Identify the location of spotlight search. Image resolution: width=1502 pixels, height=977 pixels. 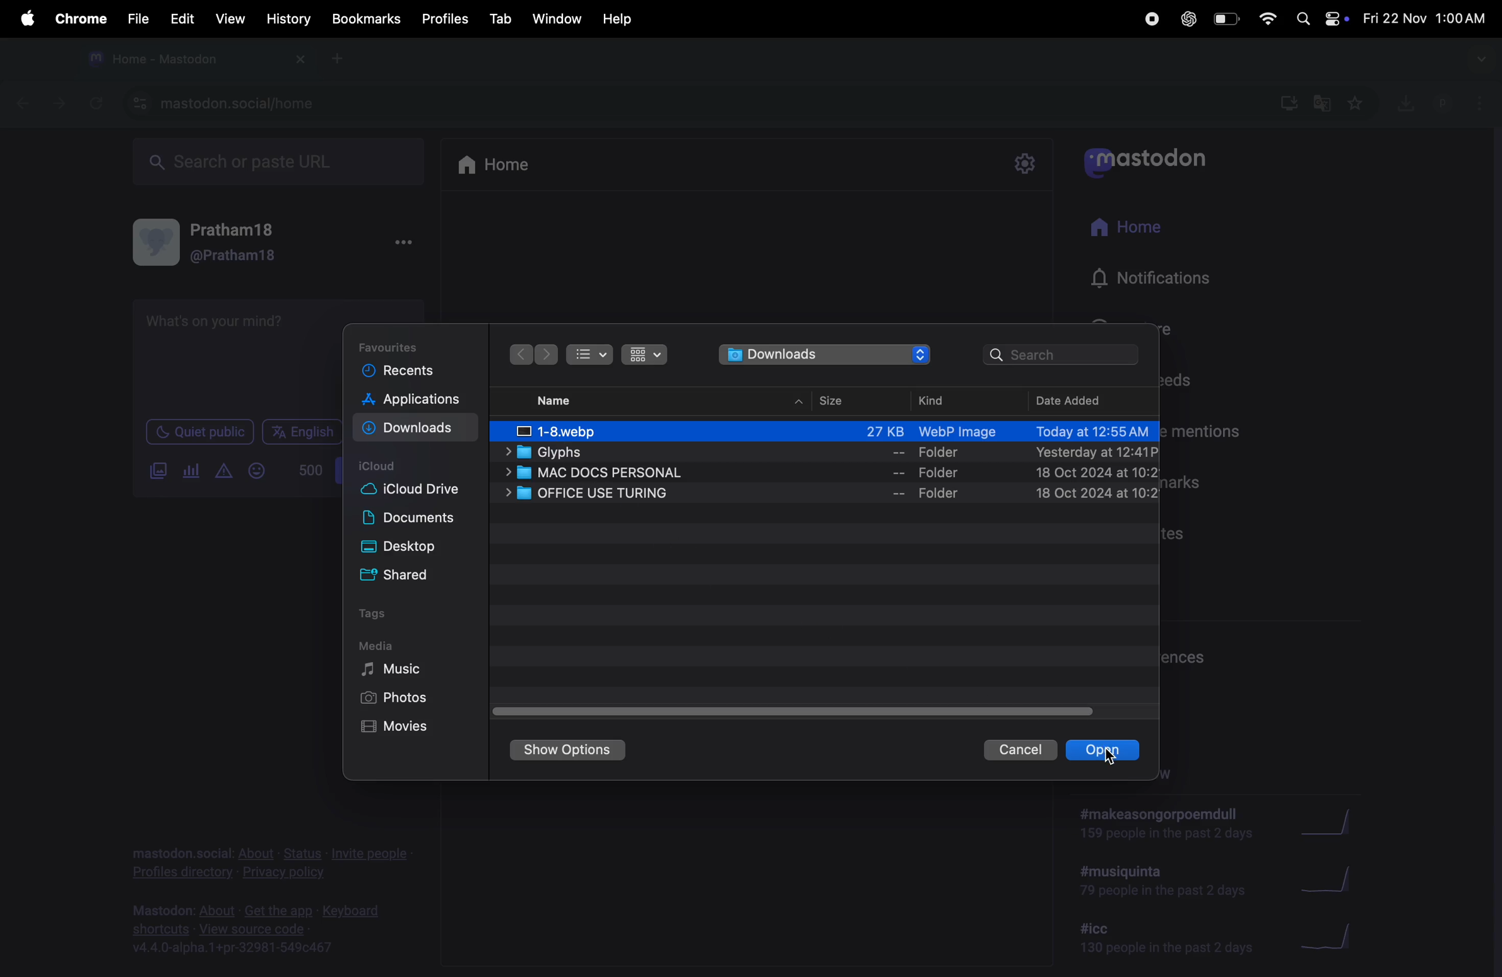
(1300, 20).